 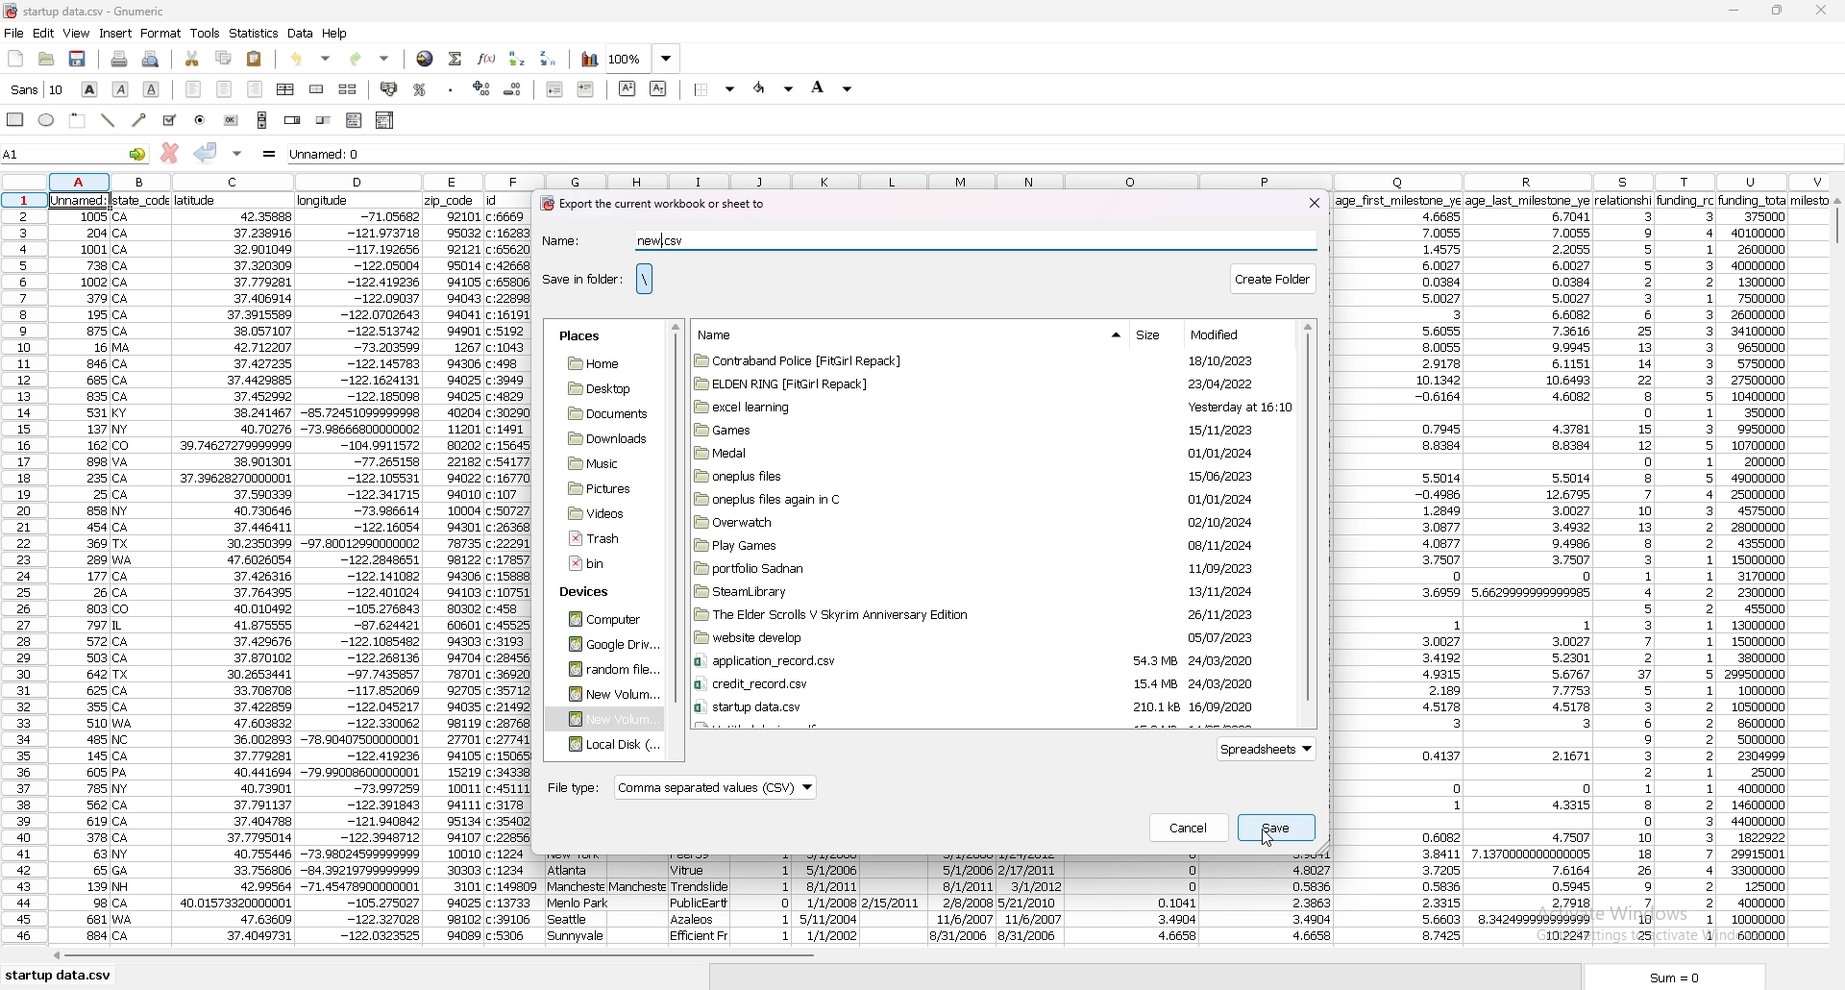 I want to click on line, so click(x=111, y=119).